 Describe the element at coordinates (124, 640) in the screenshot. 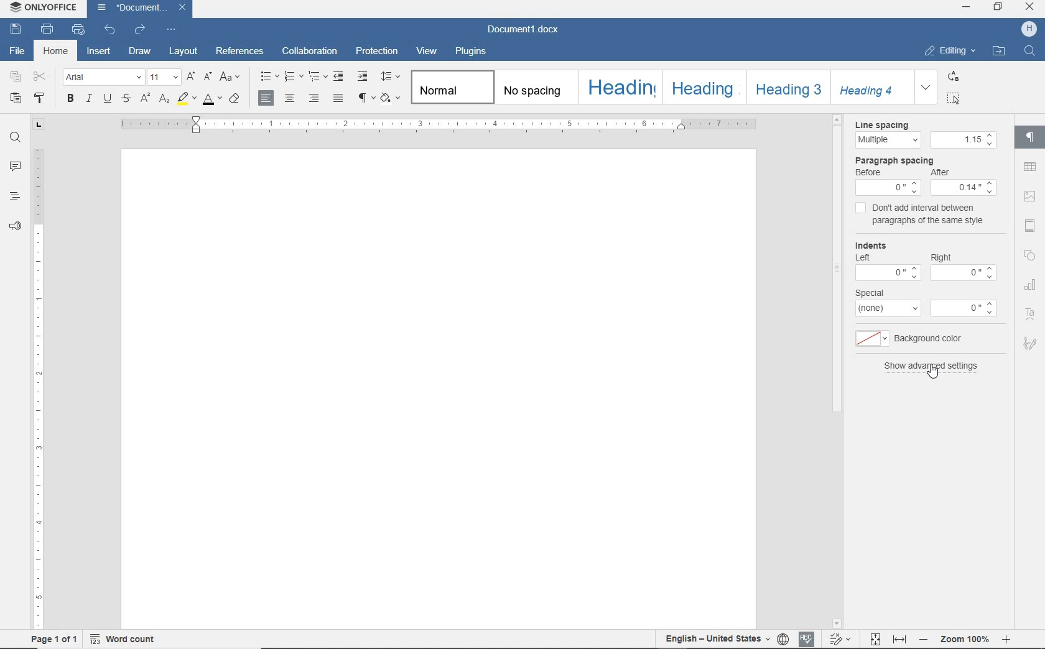

I see `word count` at that location.